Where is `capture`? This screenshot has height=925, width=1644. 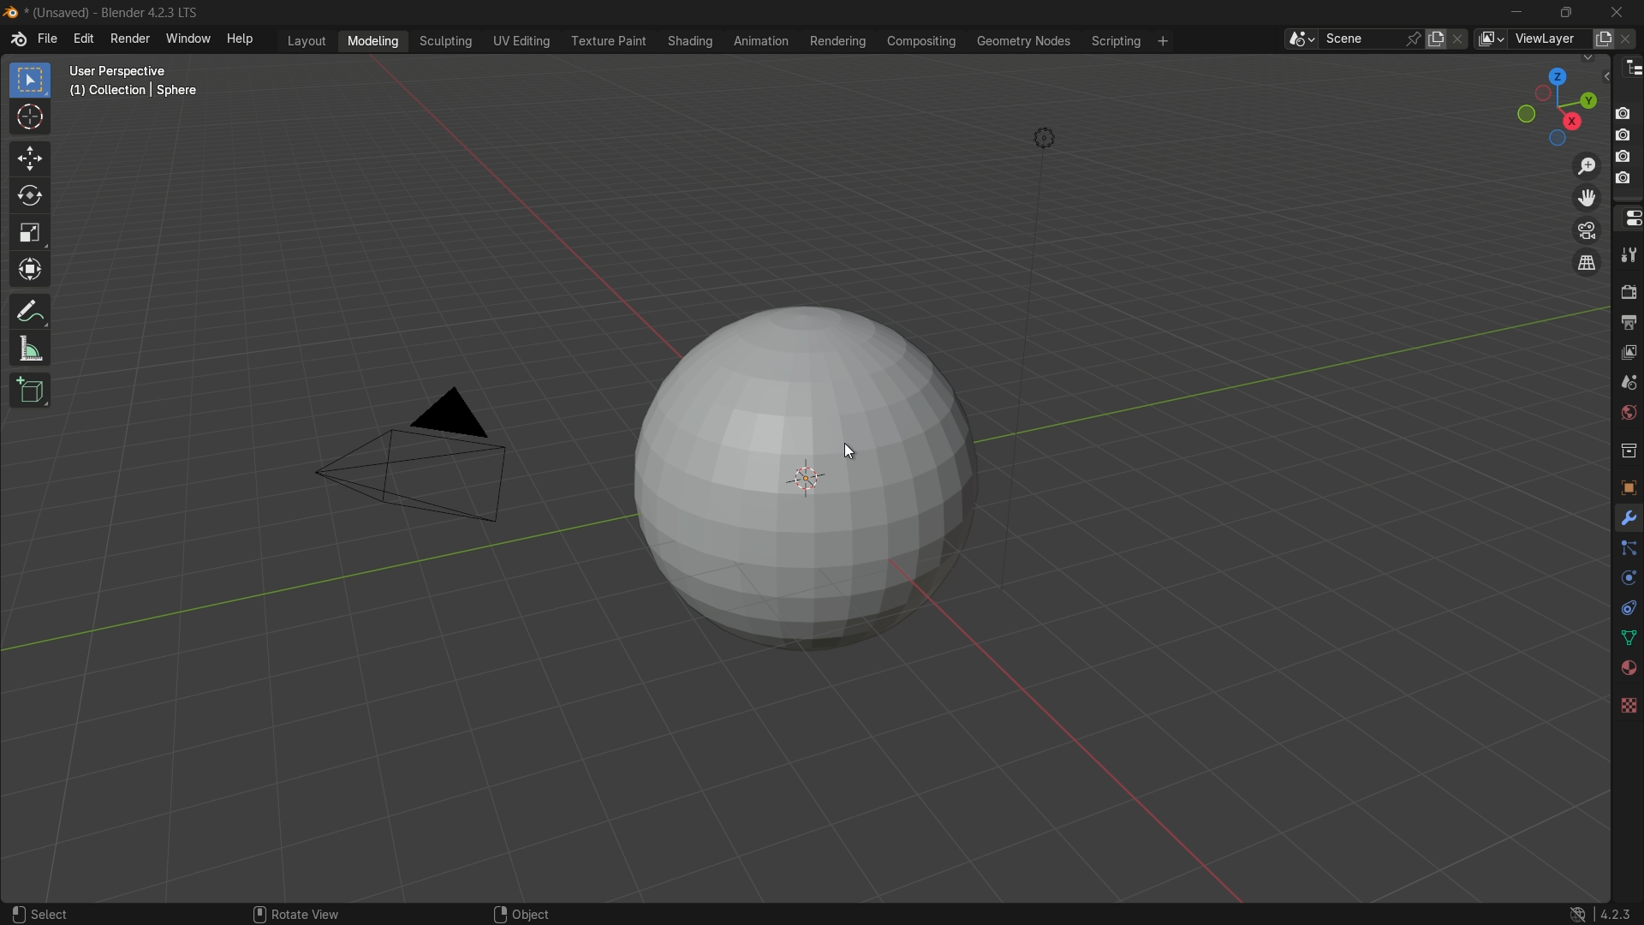
capture is located at coordinates (1627, 136).